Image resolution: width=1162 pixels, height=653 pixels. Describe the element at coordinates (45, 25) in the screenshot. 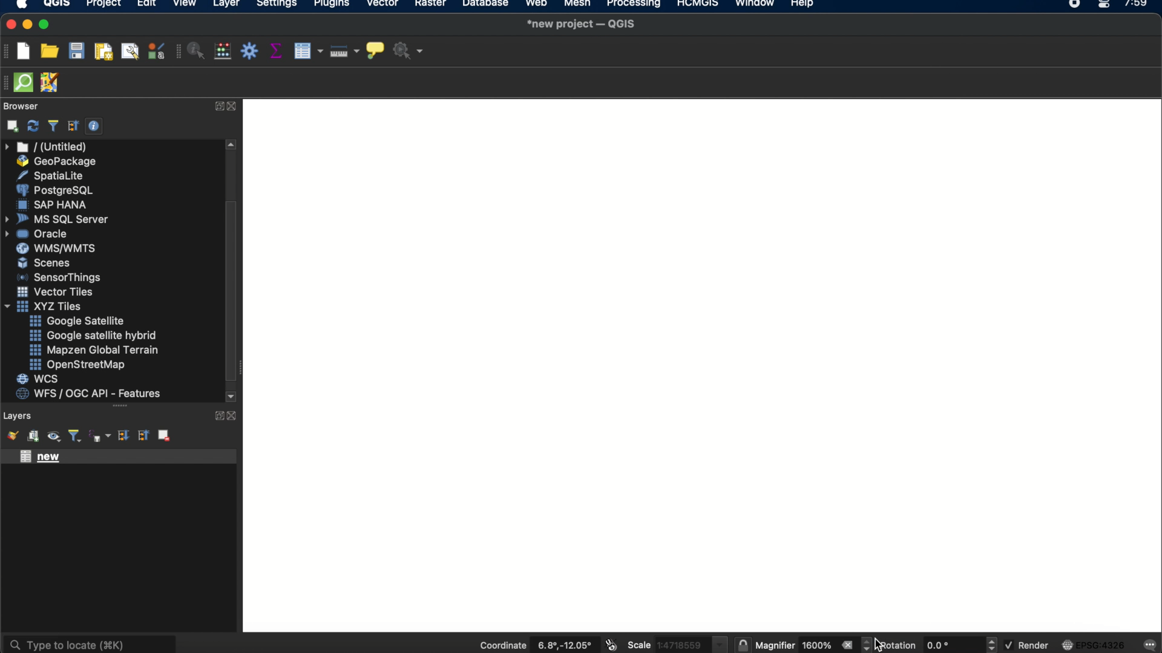

I see `maximize` at that location.